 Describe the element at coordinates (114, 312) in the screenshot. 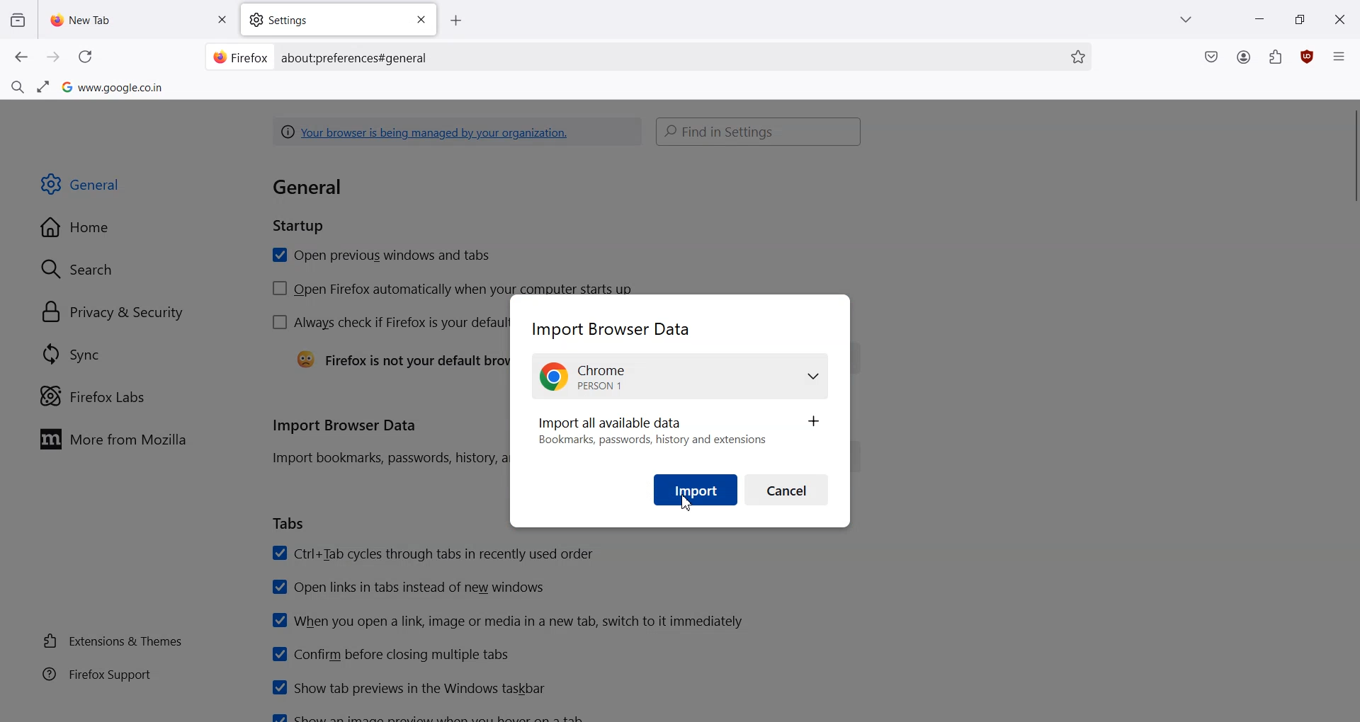

I see `Privacy & Security` at that location.